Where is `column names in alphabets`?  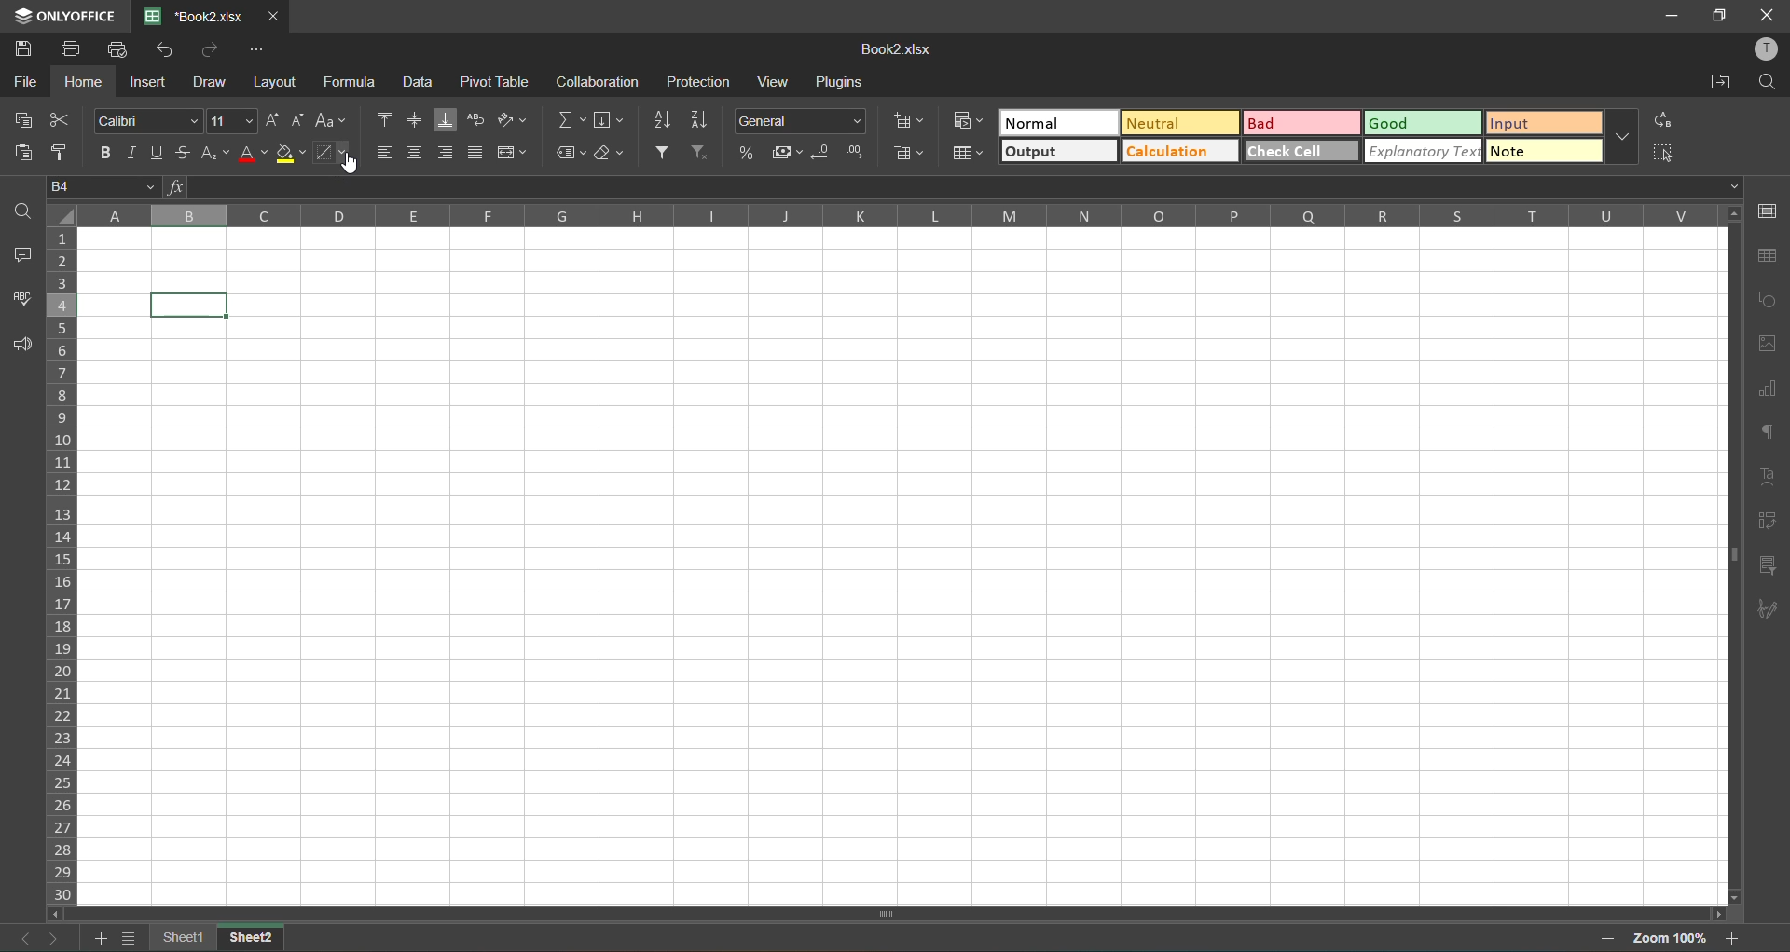 column names in alphabets is located at coordinates (900, 218).